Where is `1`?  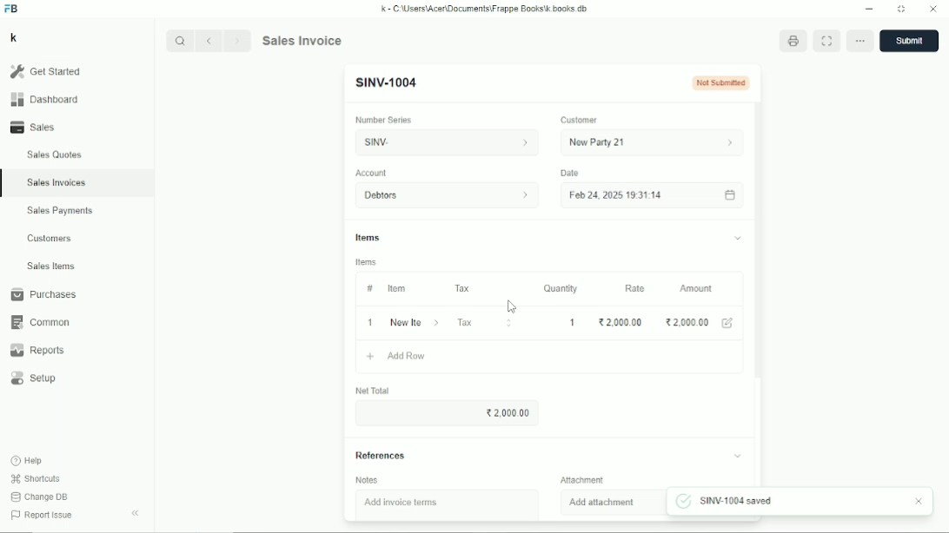 1 is located at coordinates (370, 322).